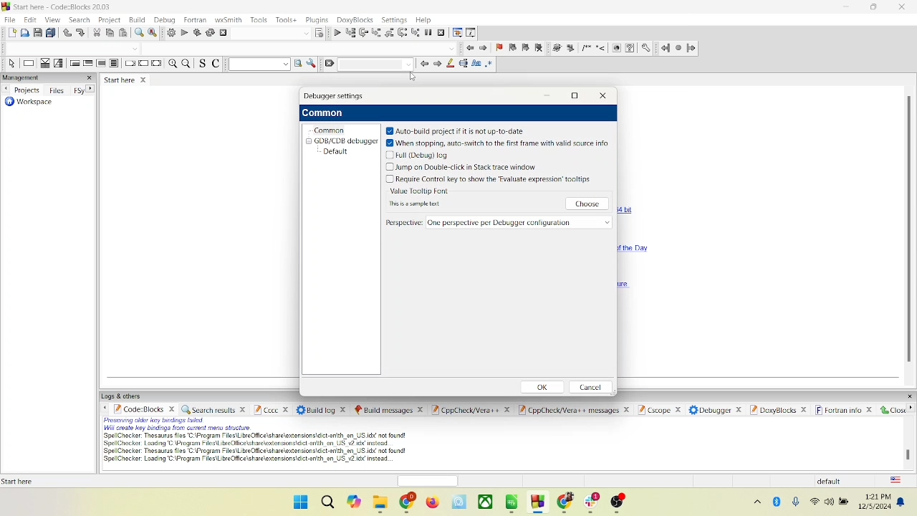  What do you see at coordinates (845, 8) in the screenshot?
I see `minimize` at bounding box center [845, 8].